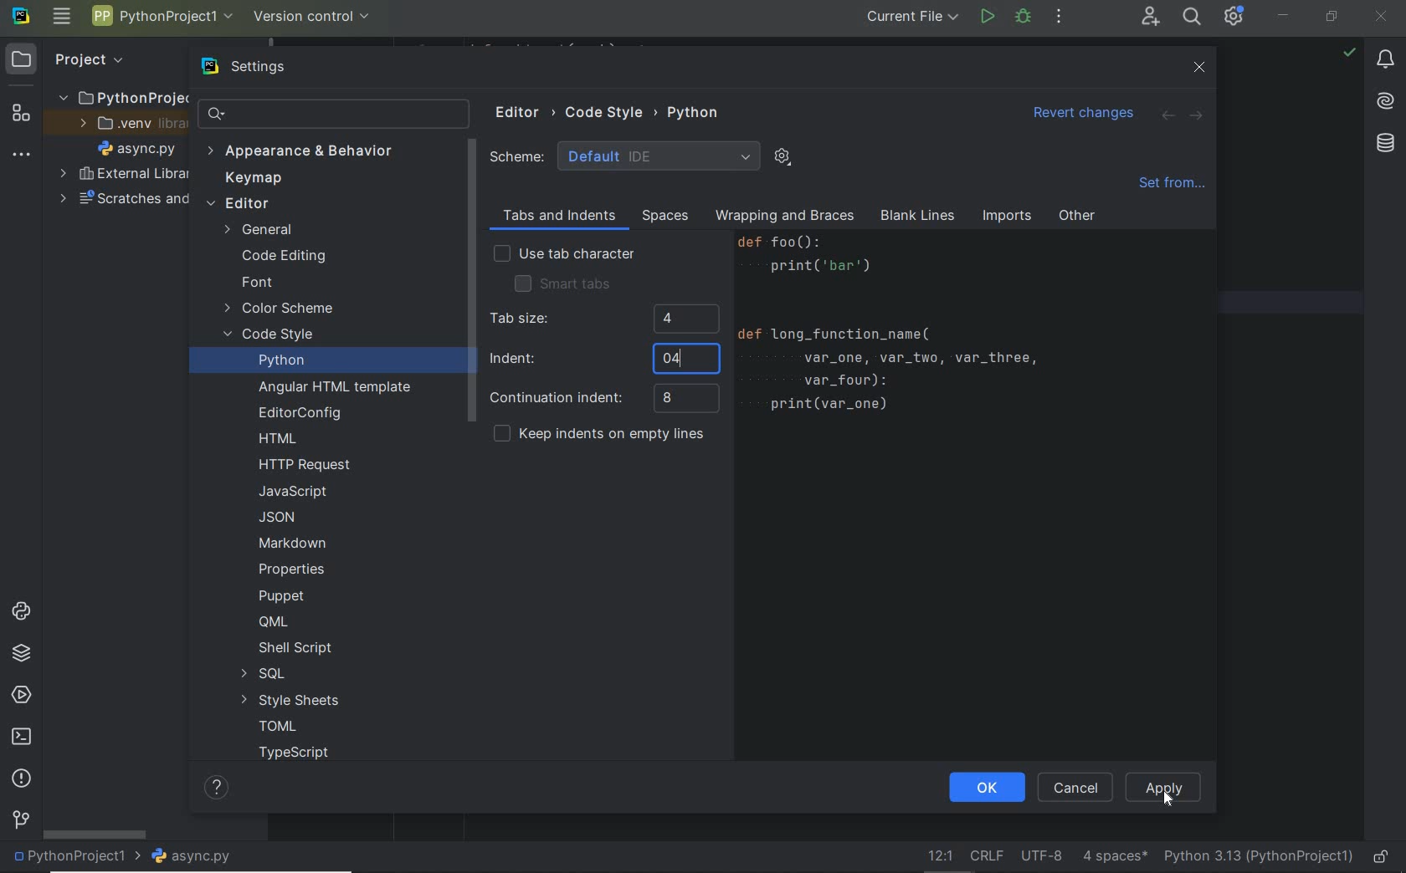 The width and height of the screenshot is (1406, 873). I want to click on SHELL SCRIPT, so click(295, 649).